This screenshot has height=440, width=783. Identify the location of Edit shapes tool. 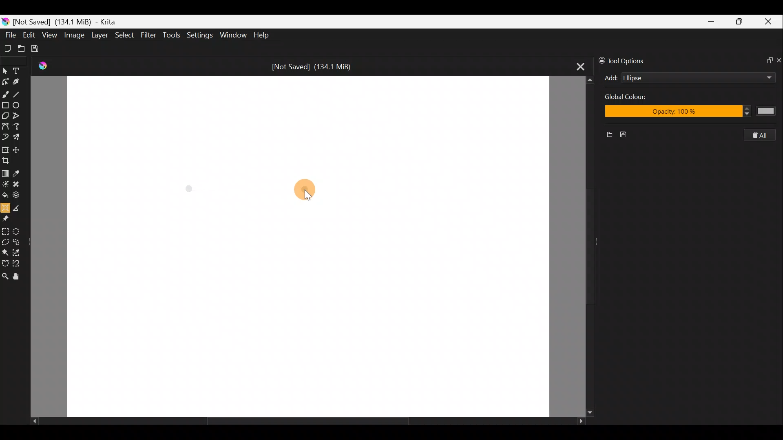
(7, 80).